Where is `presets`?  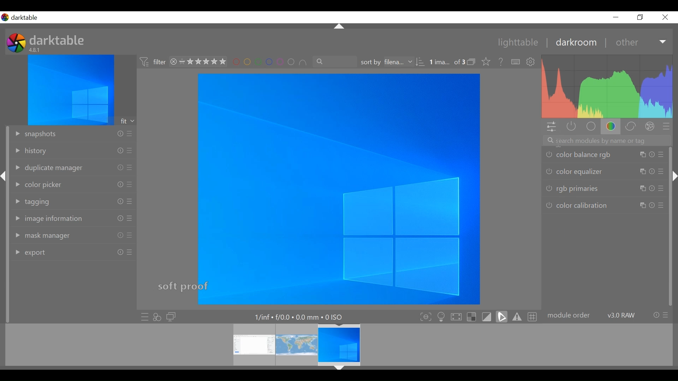
presets is located at coordinates (130, 218).